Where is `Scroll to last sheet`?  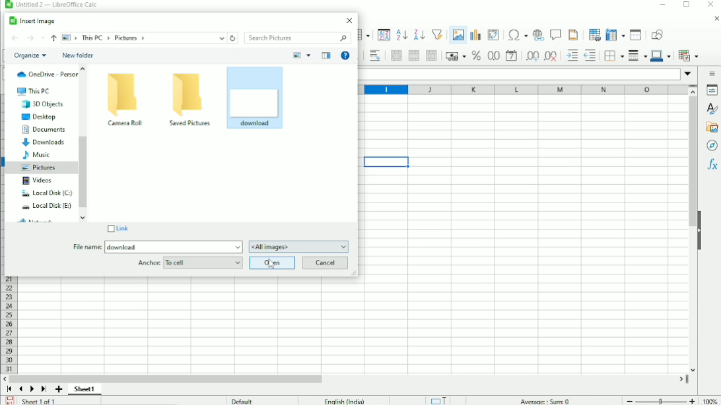
Scroll to last sheet is located at coordinates (44, 389).